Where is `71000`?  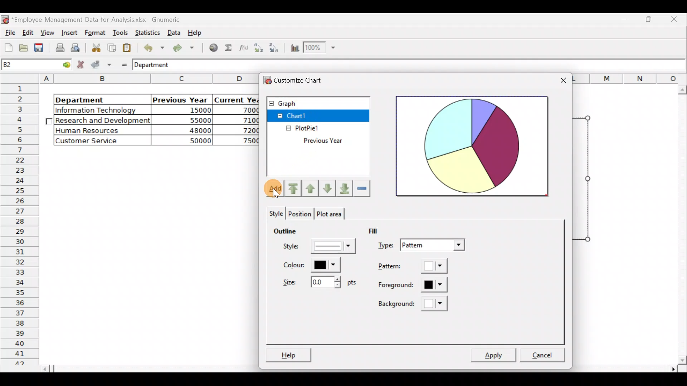 71000 is located at coordinates (245, 120).